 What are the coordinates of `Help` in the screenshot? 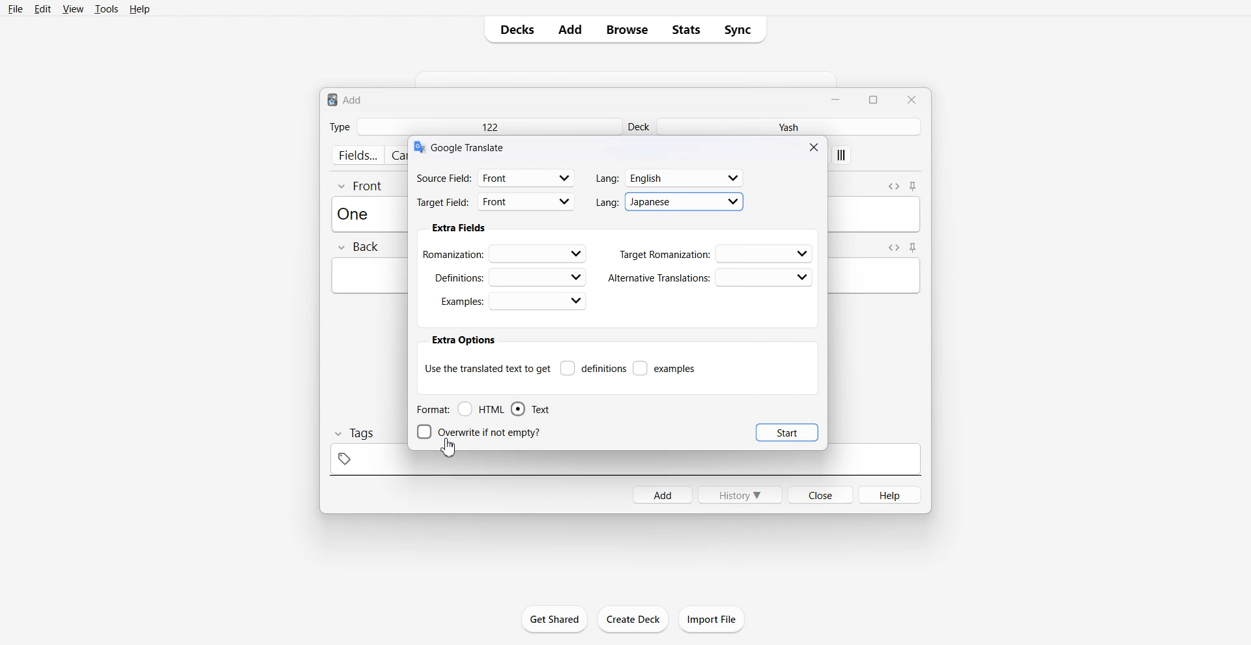 It's located at (891, 494).